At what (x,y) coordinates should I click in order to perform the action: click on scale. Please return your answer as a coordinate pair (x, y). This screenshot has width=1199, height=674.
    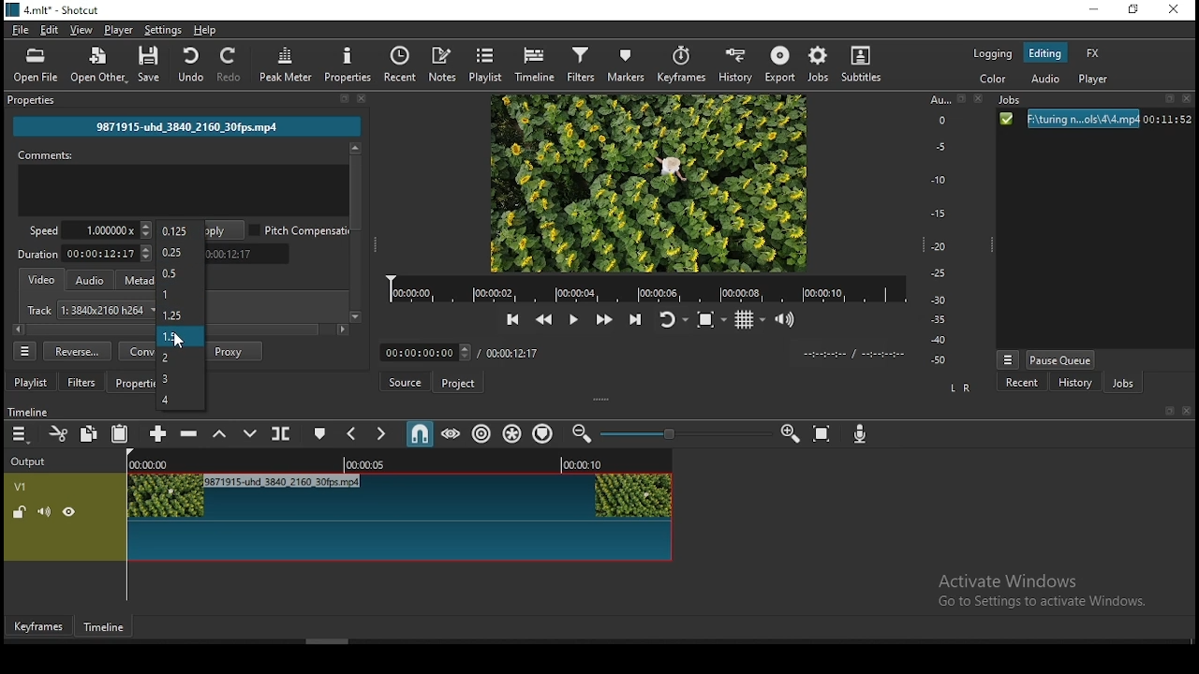
    Looking at the image, I should click on (942, 231).